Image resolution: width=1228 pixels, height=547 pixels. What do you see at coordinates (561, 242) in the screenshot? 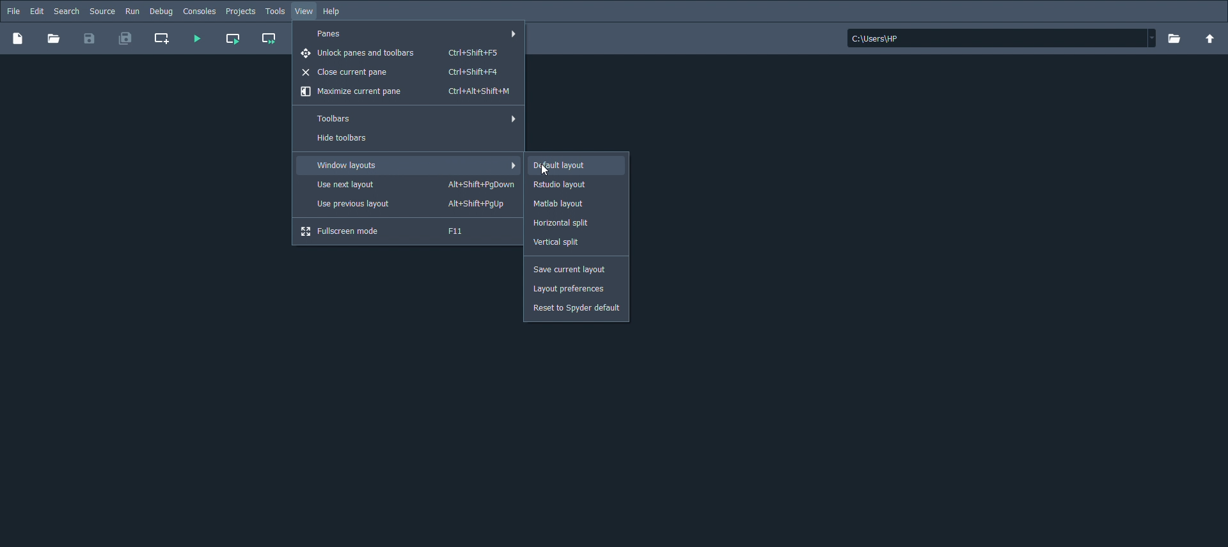
I see `Vertical split` at bounding box center [561, 242].